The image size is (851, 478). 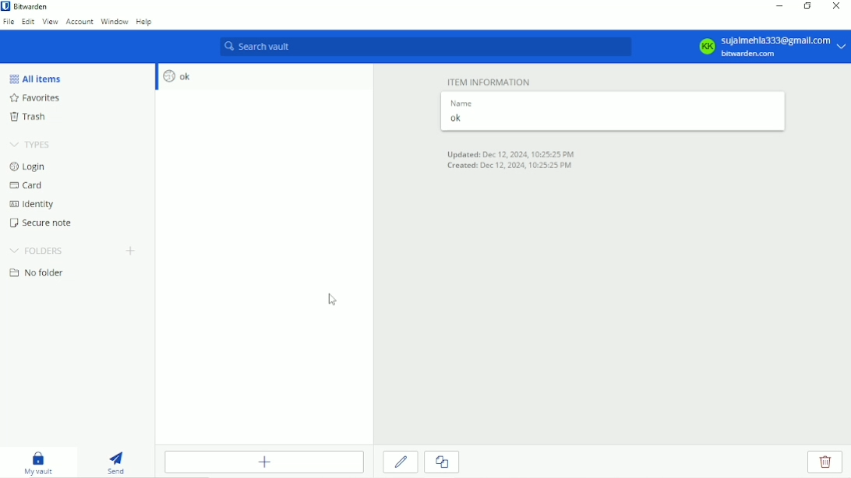 What do you see at coordinates (41, 274) in the screenshot?
I see `No folder` at bounding box center [41, 274].